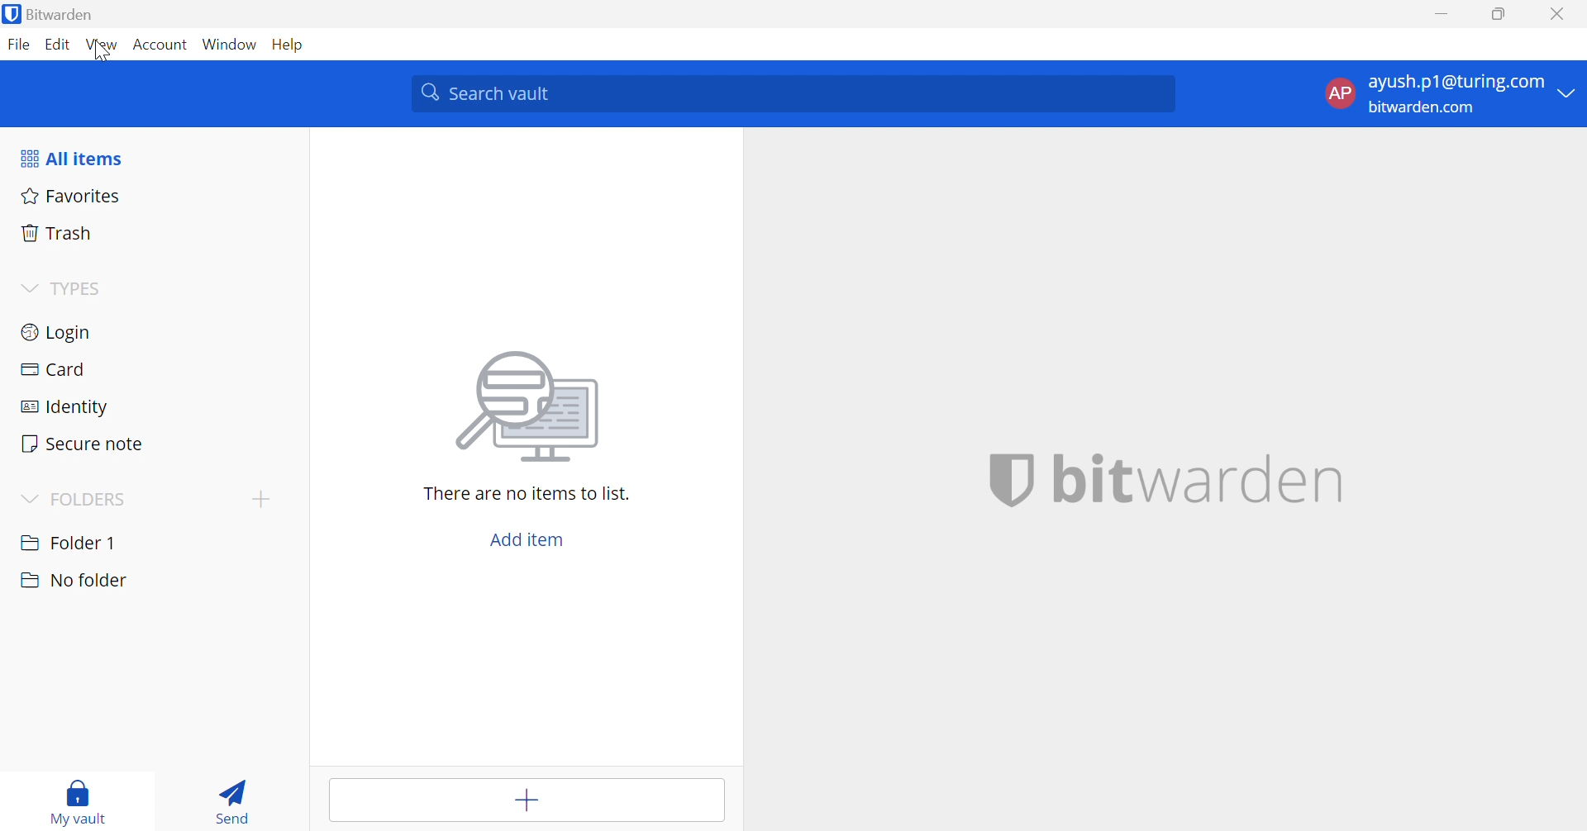 This screenshot has height=831, width=1587. Describe the element at coordinates (74, 197) in the screenshot. I see `Favorites` at that location.